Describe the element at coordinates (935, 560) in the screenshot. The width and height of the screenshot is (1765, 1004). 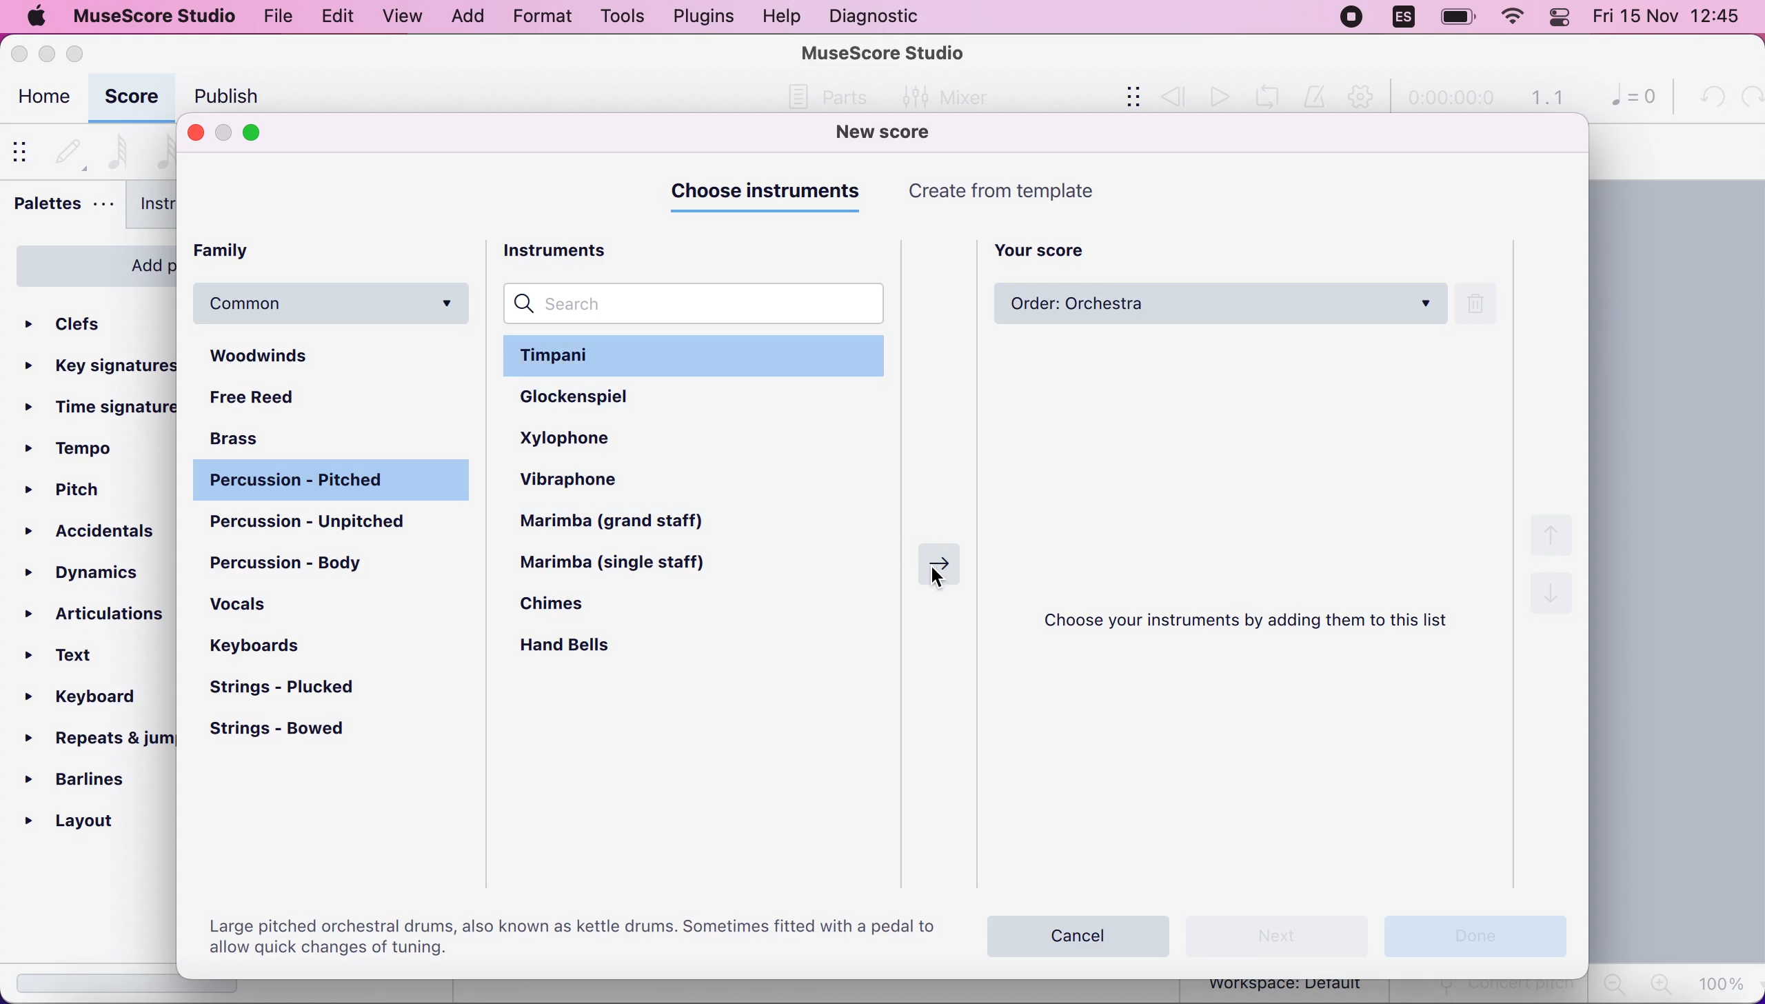
I see `Right` at that location.